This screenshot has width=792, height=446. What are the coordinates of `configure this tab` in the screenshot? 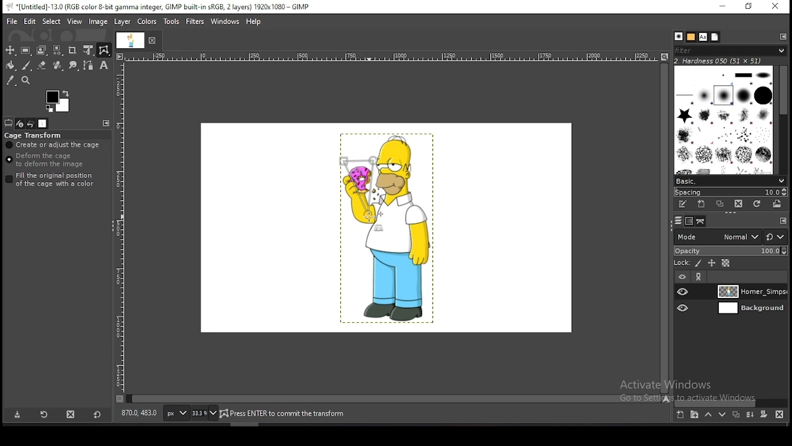 It's located at (783, 37).